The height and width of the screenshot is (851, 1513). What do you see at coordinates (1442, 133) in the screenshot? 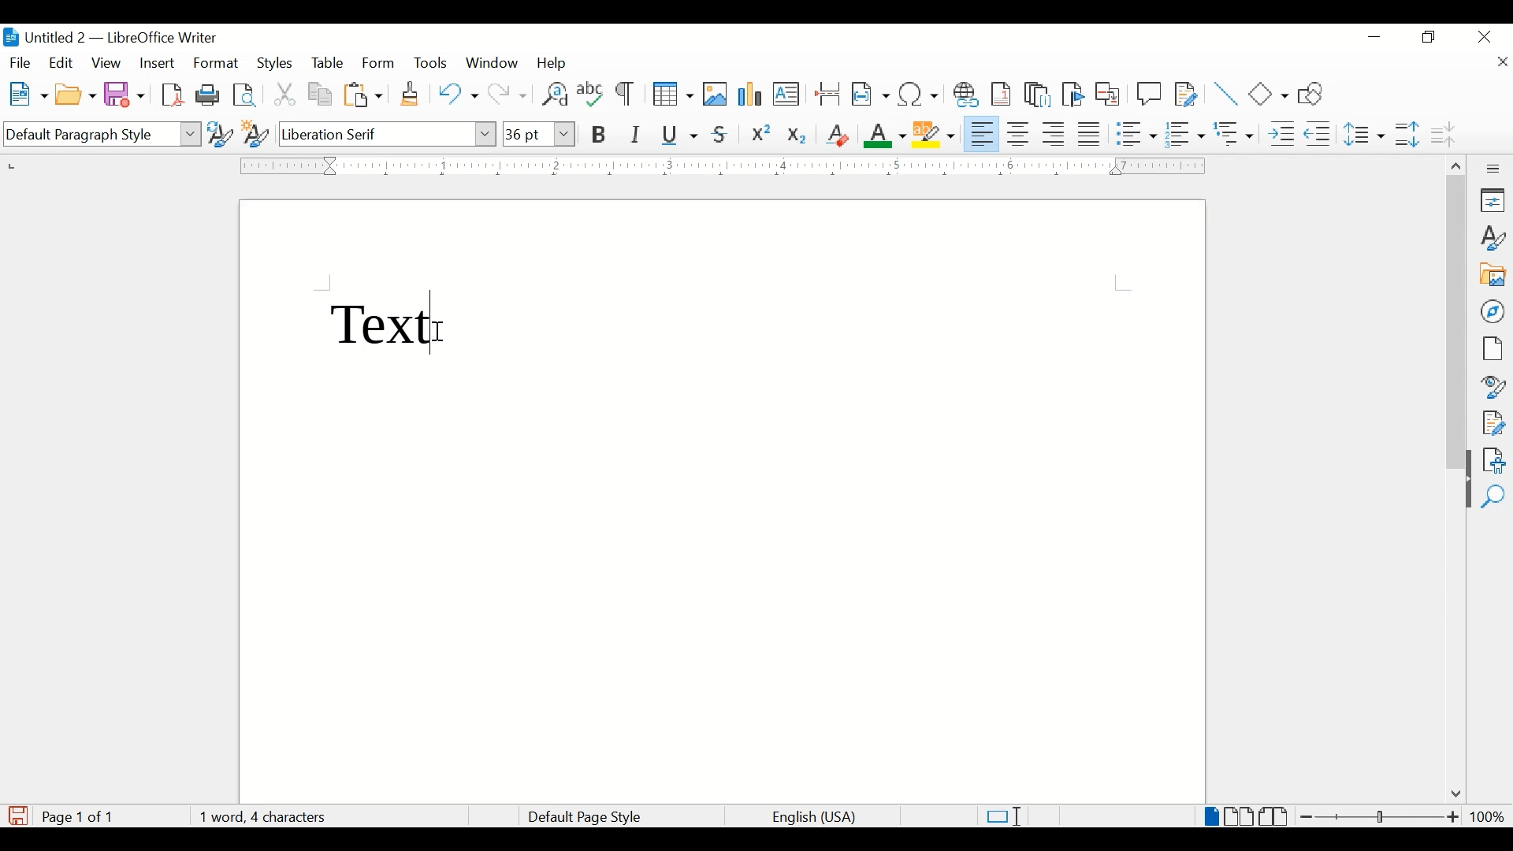
I see `decrease paragraph spacing` at bounding box center [1442, 133].